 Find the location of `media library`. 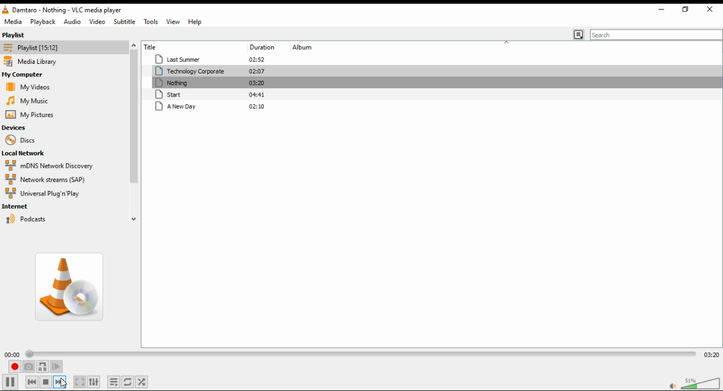

media library is located at coordinates (33, 62).